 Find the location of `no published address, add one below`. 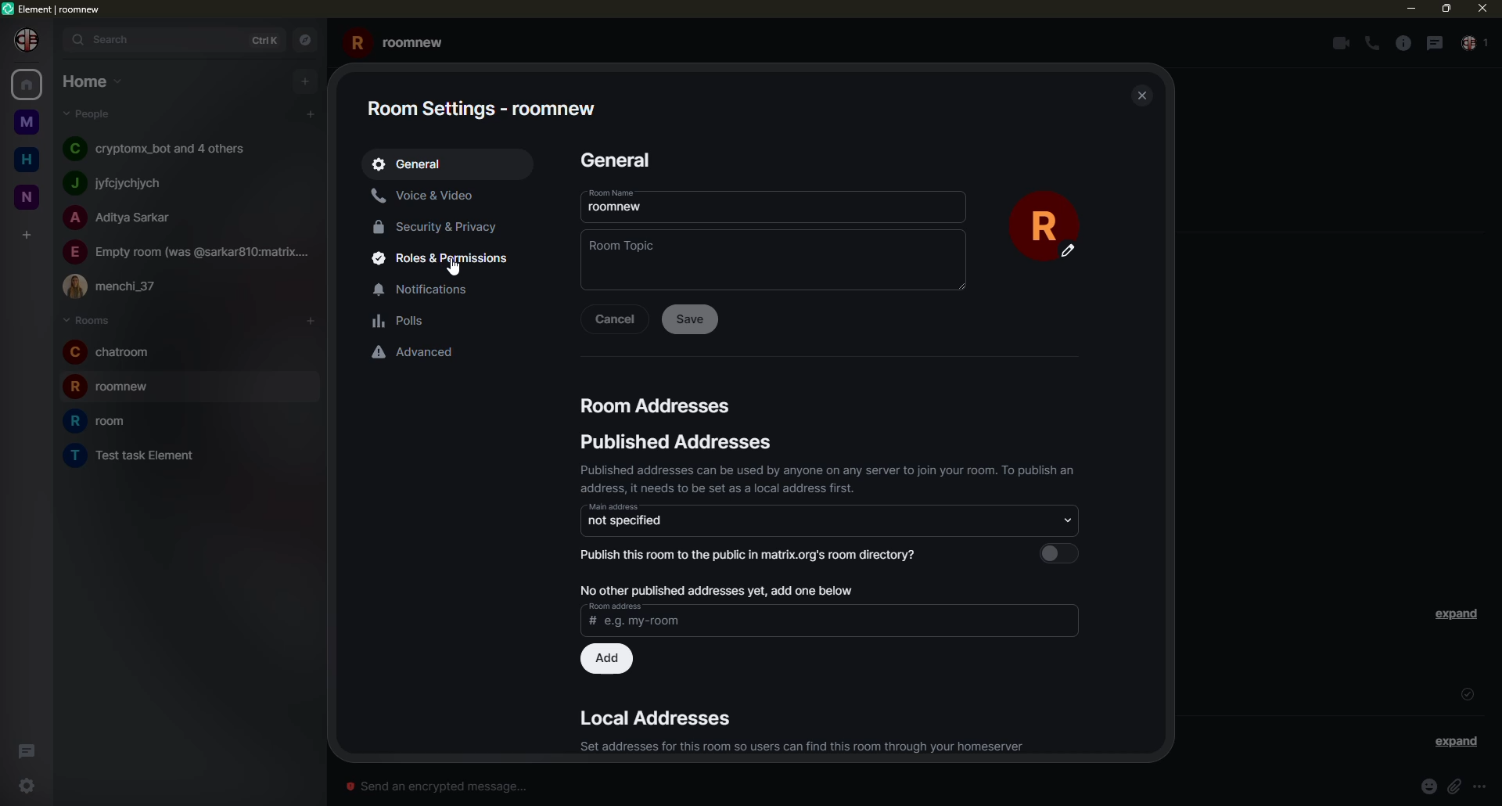

no published address, add one below is located at coordinates (720, 589).